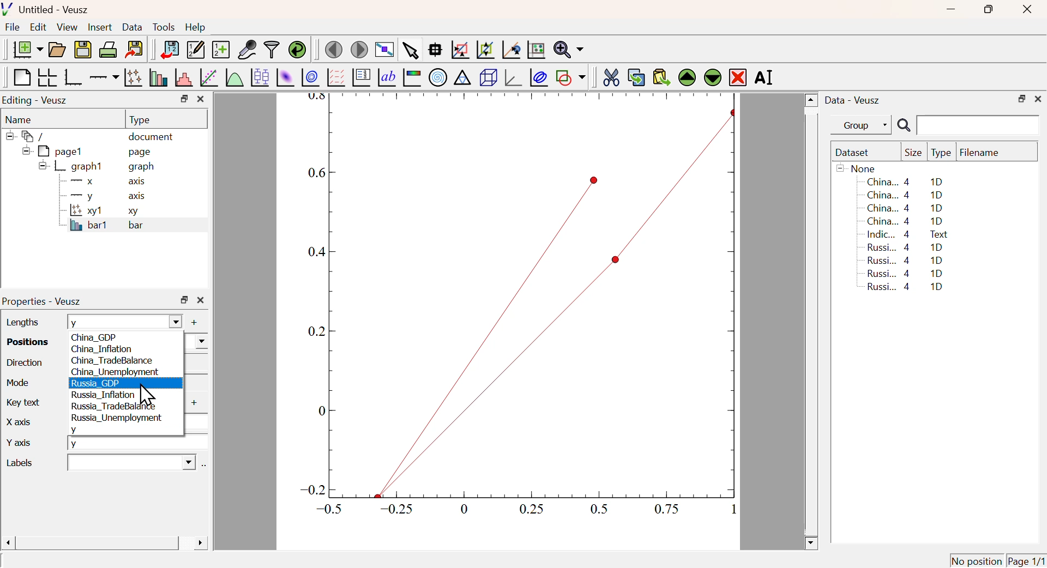 The height and width of the screenshot is (568, 1047). Describe the element at coordinates (98, 383) in the screenshot. I see `Russia GDP` at that location.